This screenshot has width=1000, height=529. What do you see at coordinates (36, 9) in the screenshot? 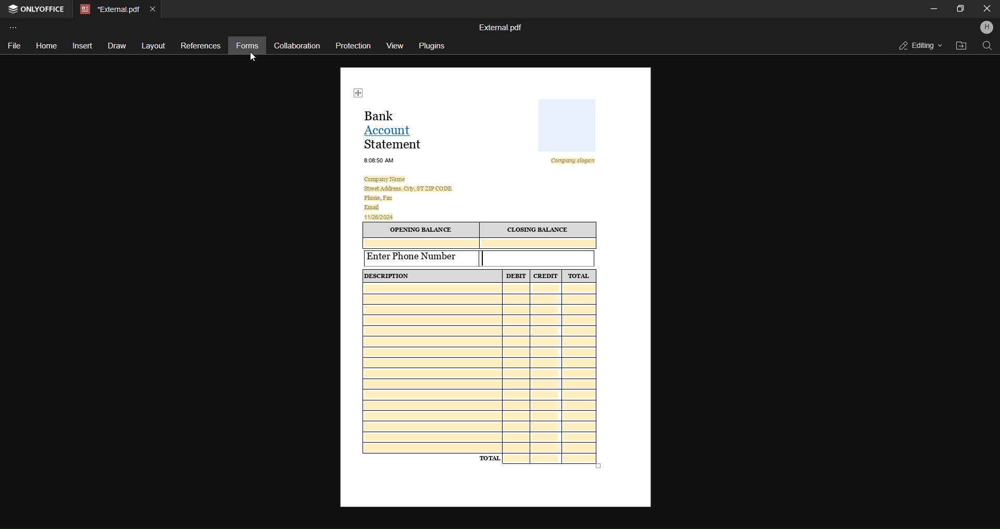
I see `ONLYOFFICE application name` at bounding box center [36, 9].